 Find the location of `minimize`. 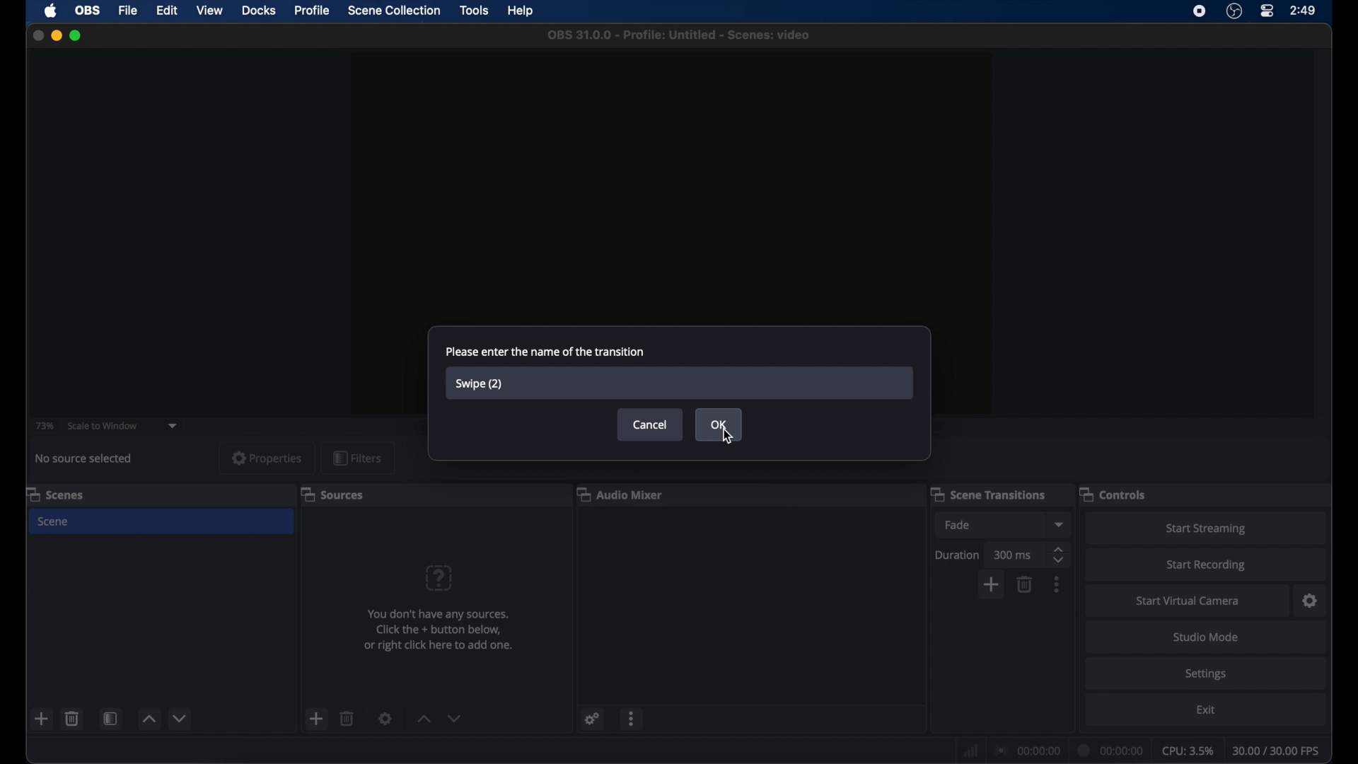

minimize is located at coordinates (56, 35).